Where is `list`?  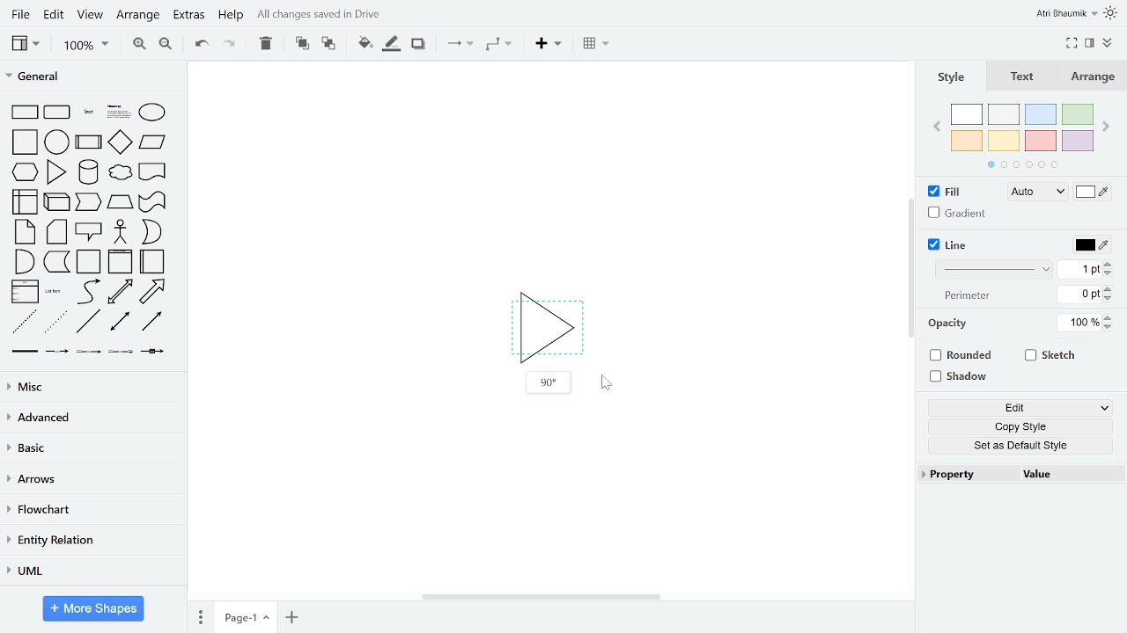 list is located at coordinates (24, 293).